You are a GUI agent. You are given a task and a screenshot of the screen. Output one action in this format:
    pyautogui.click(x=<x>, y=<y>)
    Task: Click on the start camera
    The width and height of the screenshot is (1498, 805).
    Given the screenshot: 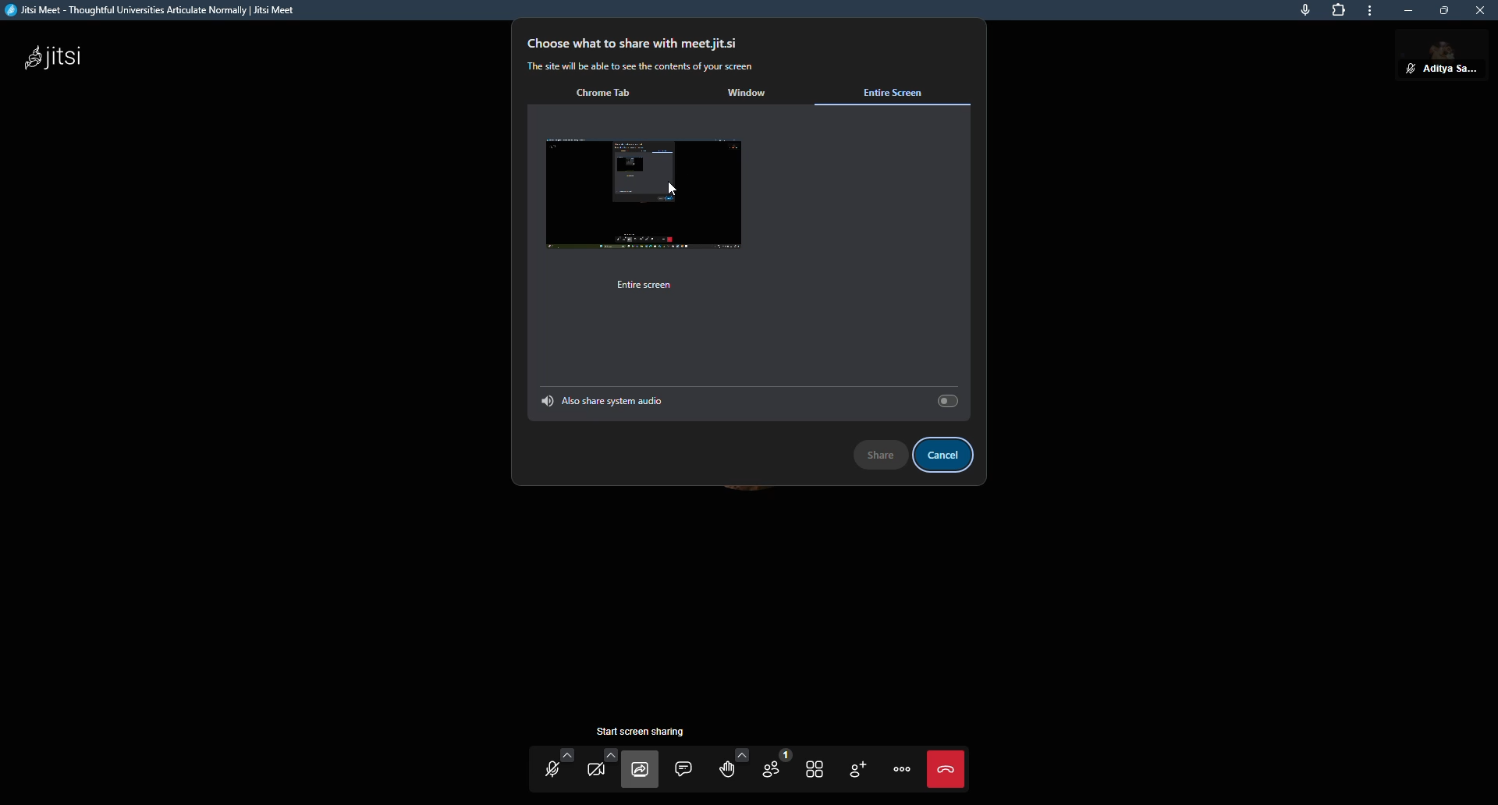 What is the action you would take?
    pyautogui.click(x=597, y=767)
    